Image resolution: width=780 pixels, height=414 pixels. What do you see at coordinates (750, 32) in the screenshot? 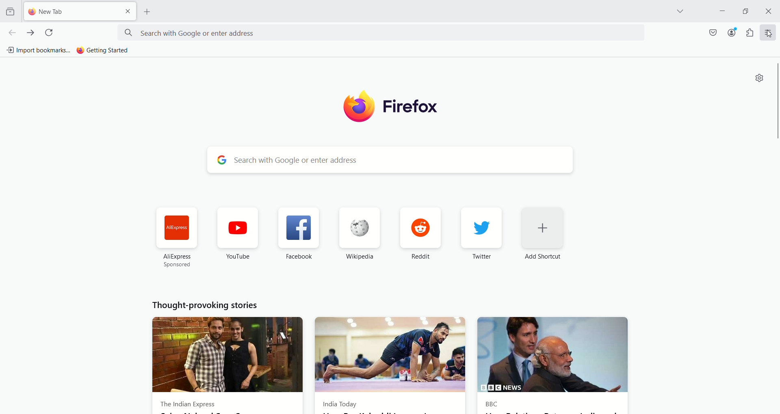
I see `extension` at bounding box center [750, 32].